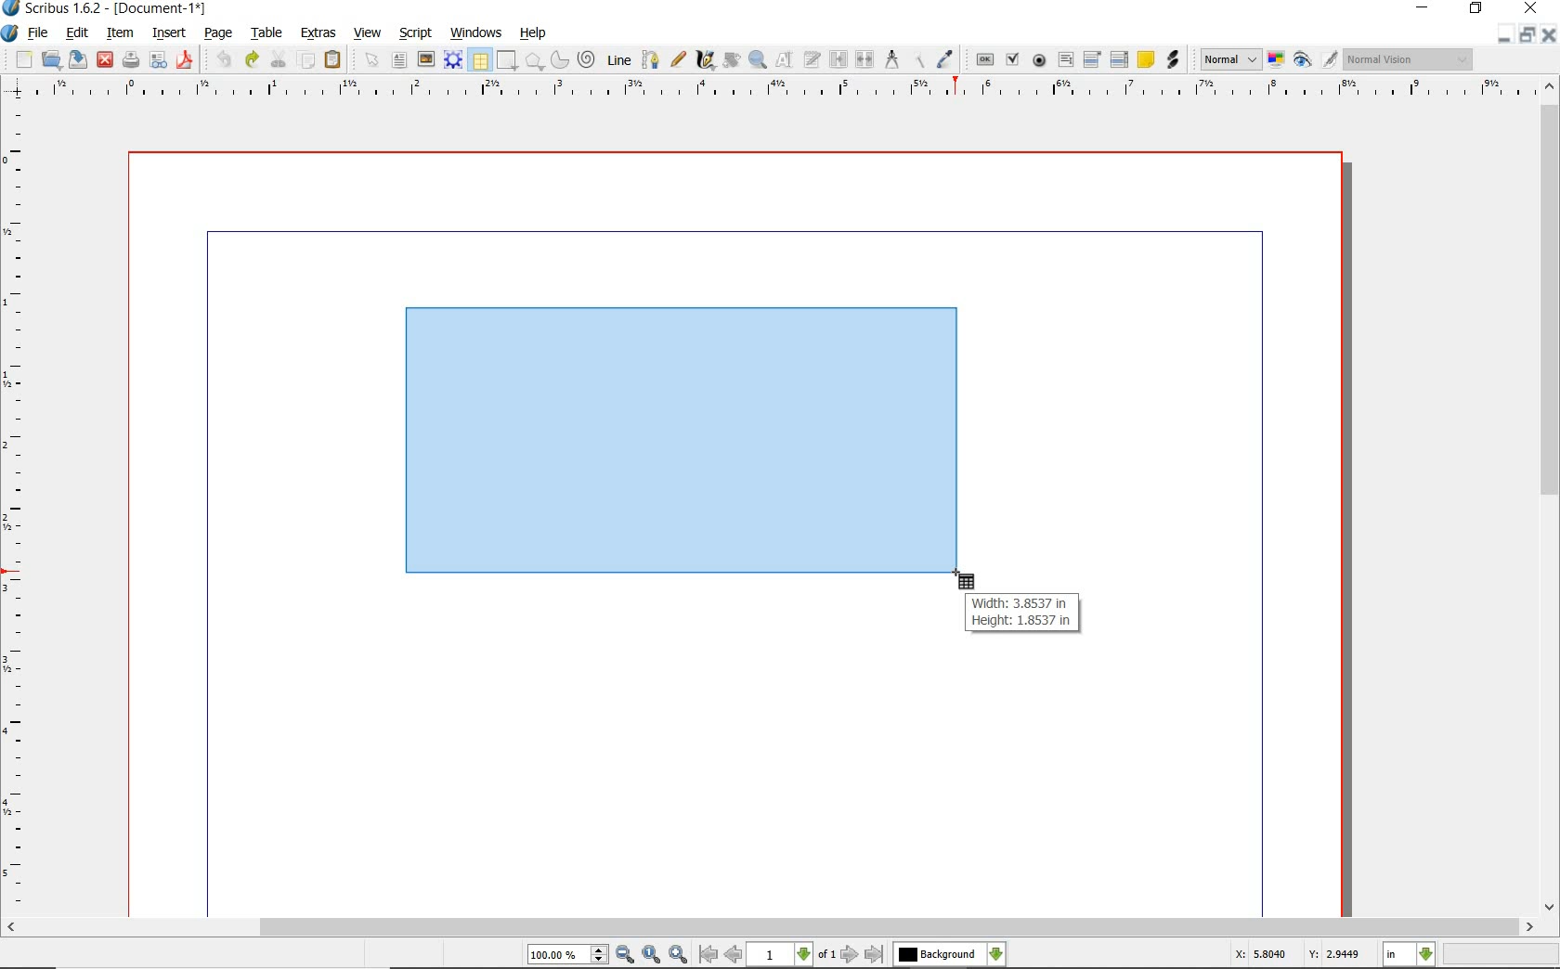 The image size is (1560, 969). I want to click on restore, so click(1526, 36).